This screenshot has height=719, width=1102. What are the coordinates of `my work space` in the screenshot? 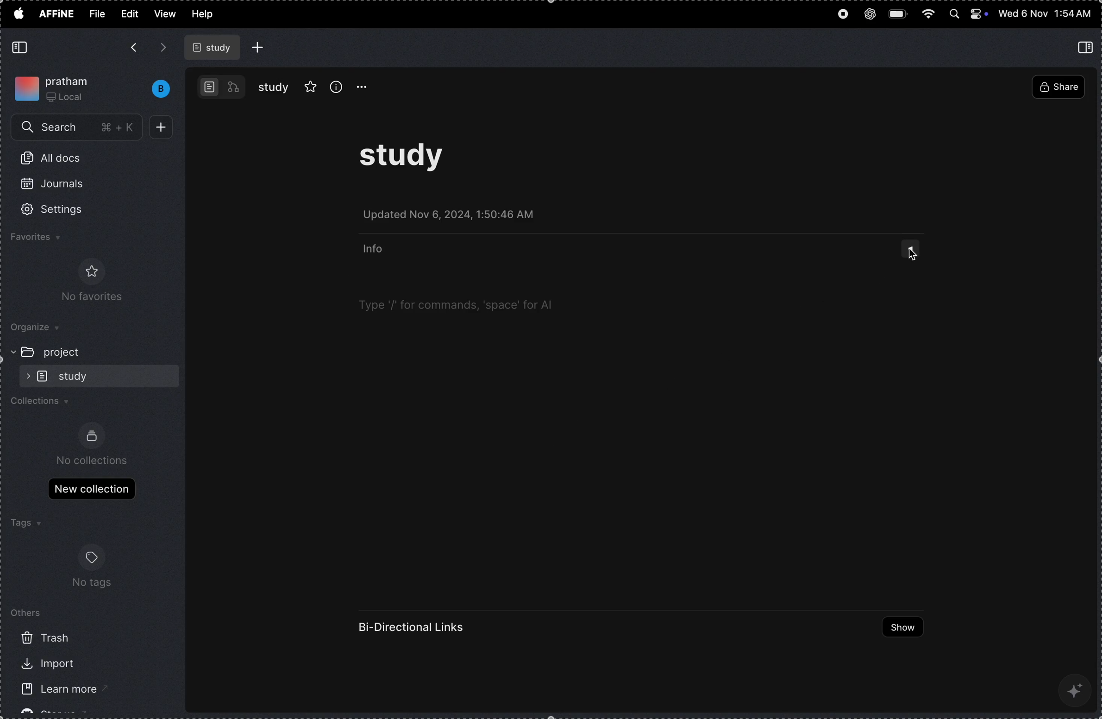 It's located at (56, 87).